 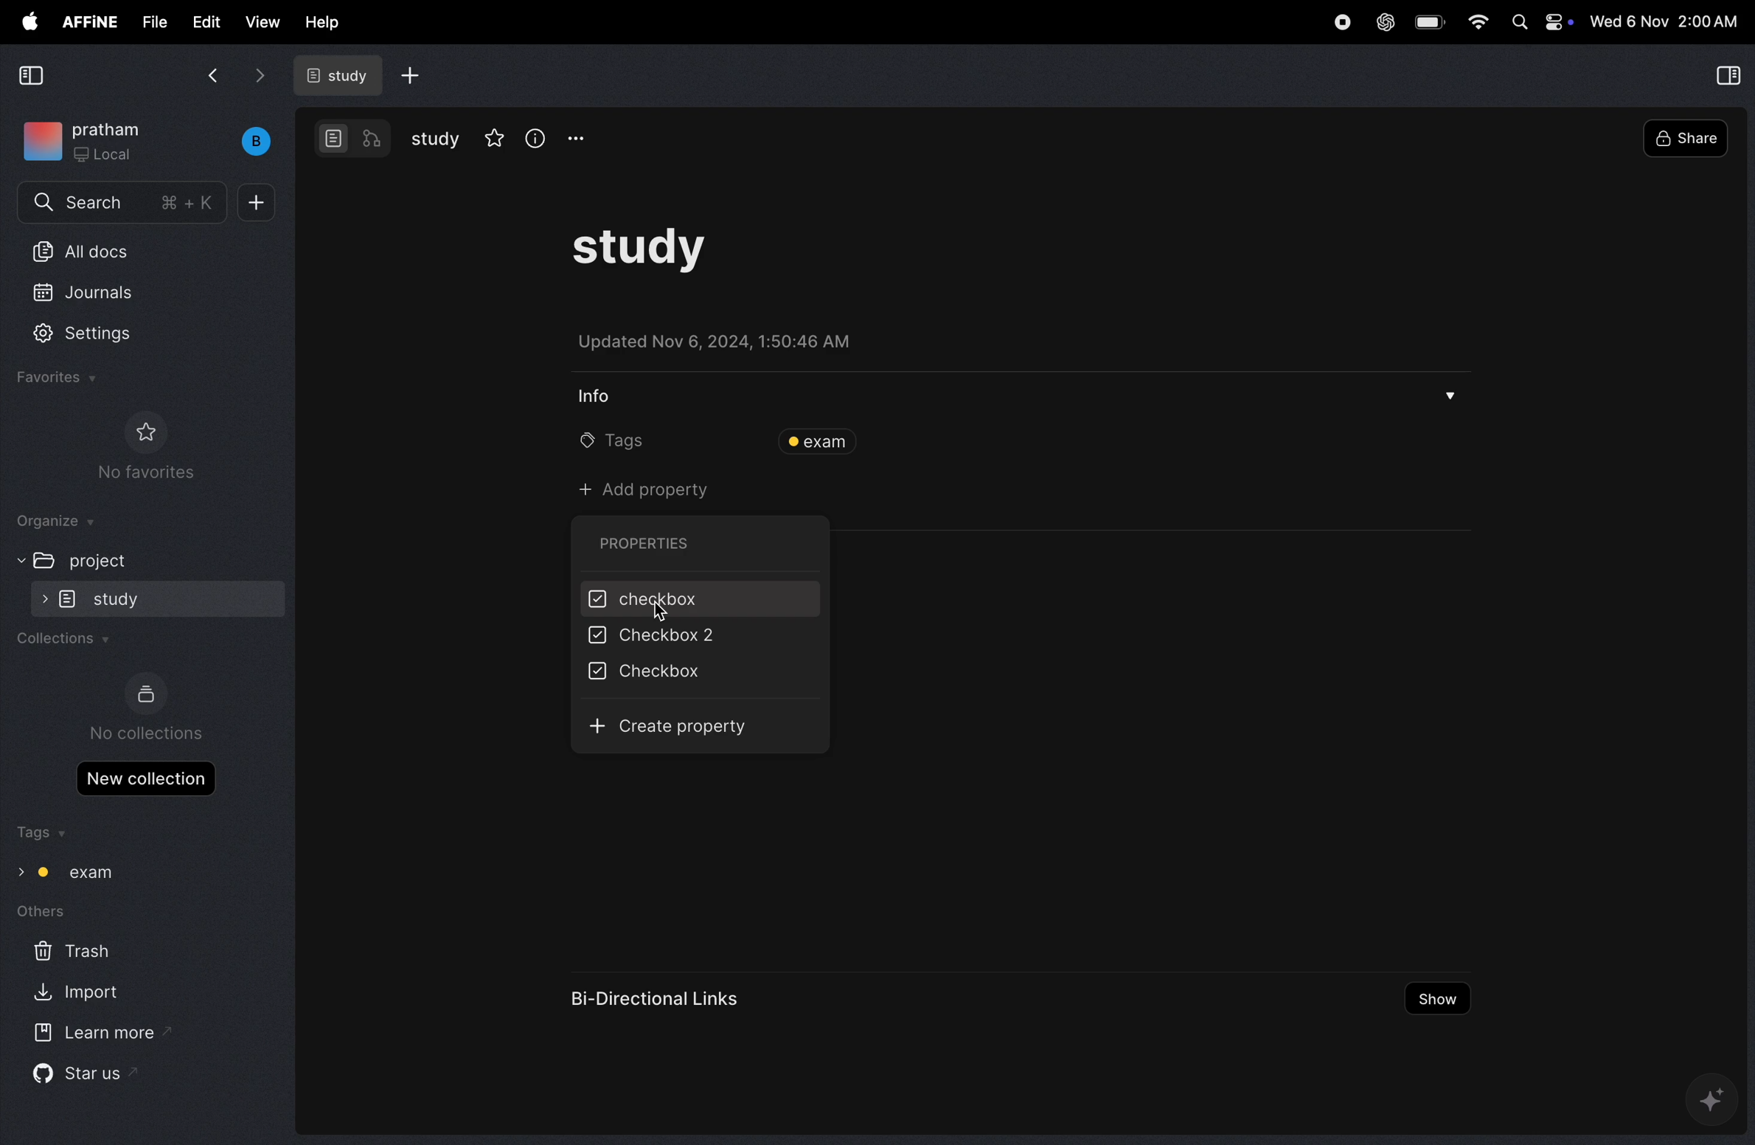 What do you see at coordinates (96, 1080) in the screenshot?
I see `star us` at bounding box center [96, 1080].